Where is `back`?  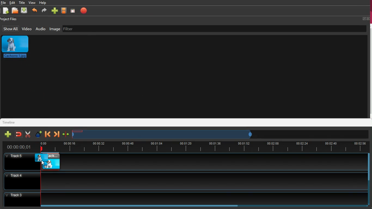
back is located at coordinates (47, 134).